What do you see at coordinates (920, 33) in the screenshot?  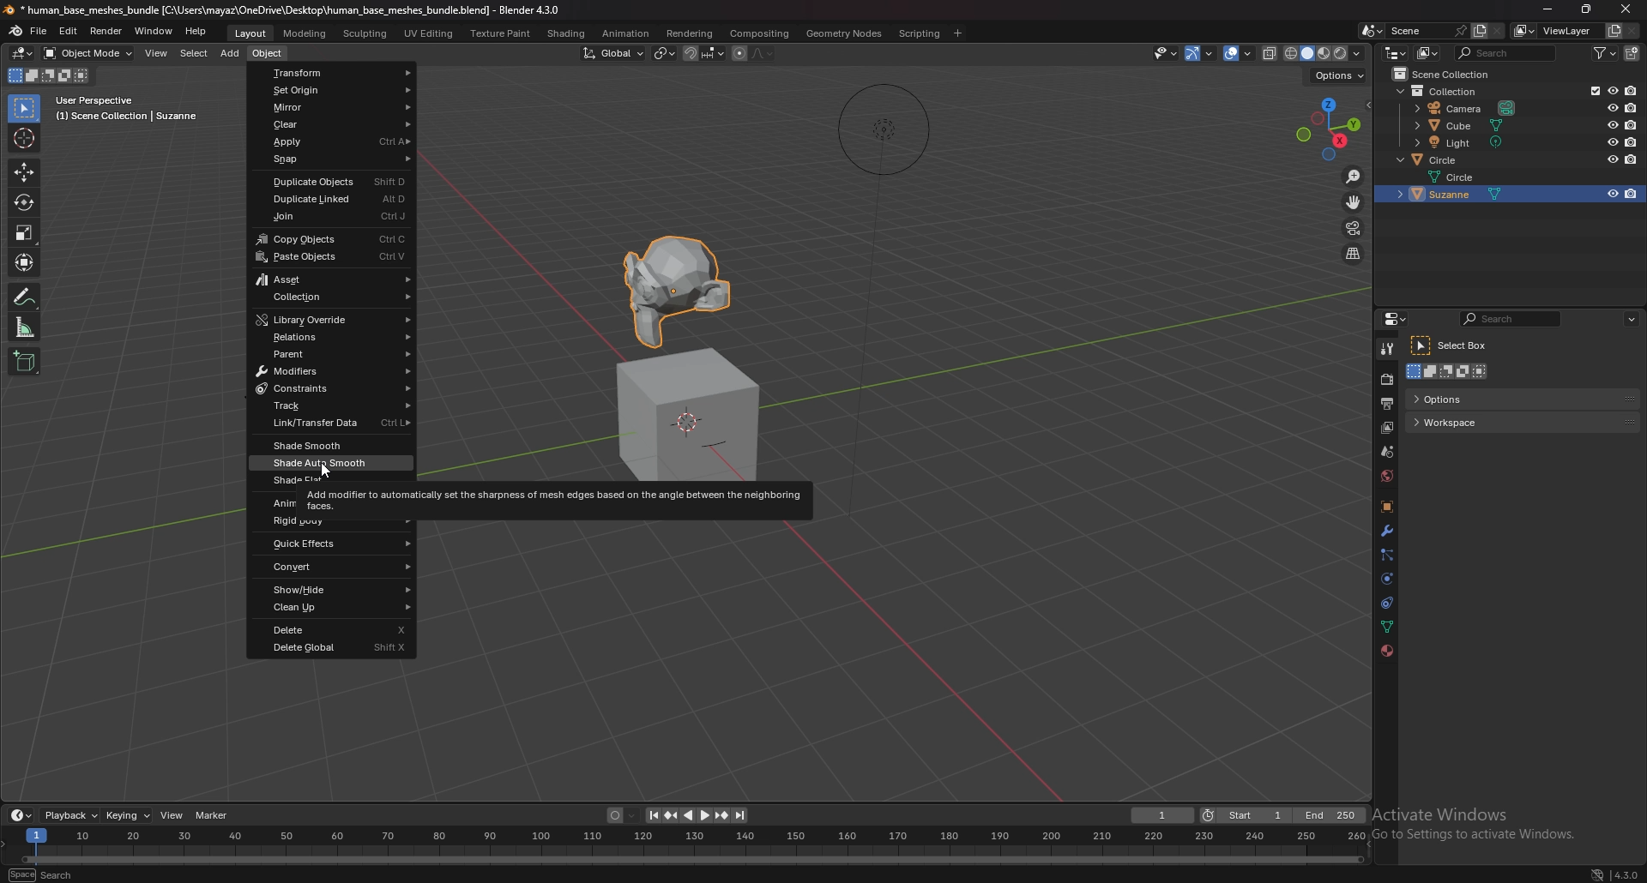 I see `scripting` at bounding box center [920, 33].